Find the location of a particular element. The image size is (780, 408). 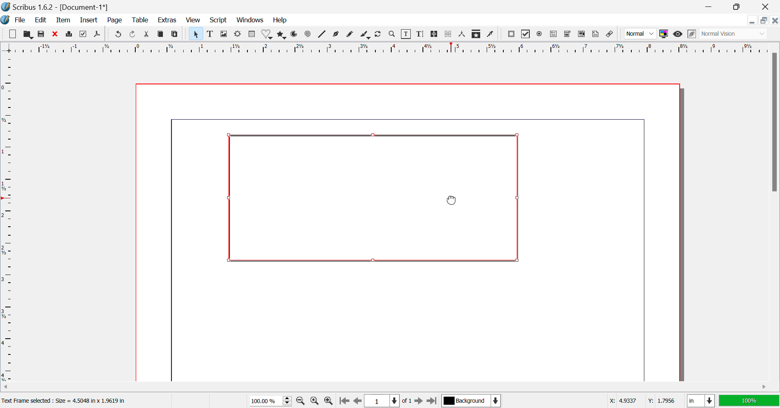

Normal Vision is located at coordinates (735, 34).